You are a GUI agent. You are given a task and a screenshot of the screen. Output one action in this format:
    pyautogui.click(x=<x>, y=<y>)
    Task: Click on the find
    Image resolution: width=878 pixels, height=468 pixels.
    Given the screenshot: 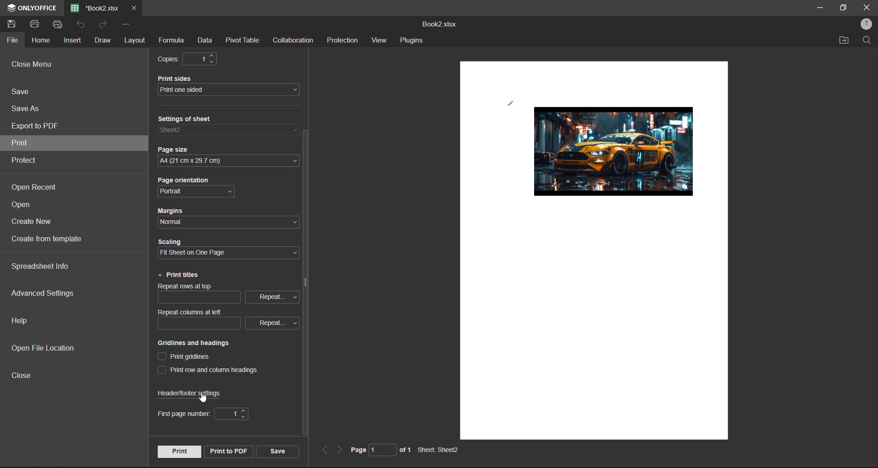 What is the action you would take?
    pyautogui.click(x=869, y=41)
    